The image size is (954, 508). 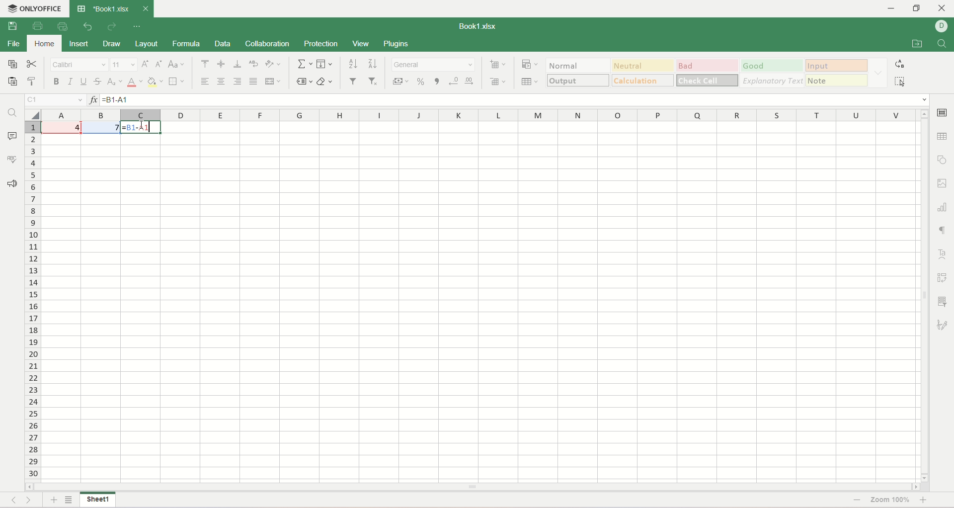 What do you see at coordinates (205, 64) in the screenshot?
I see `align top` at bounding box center [205, 64].